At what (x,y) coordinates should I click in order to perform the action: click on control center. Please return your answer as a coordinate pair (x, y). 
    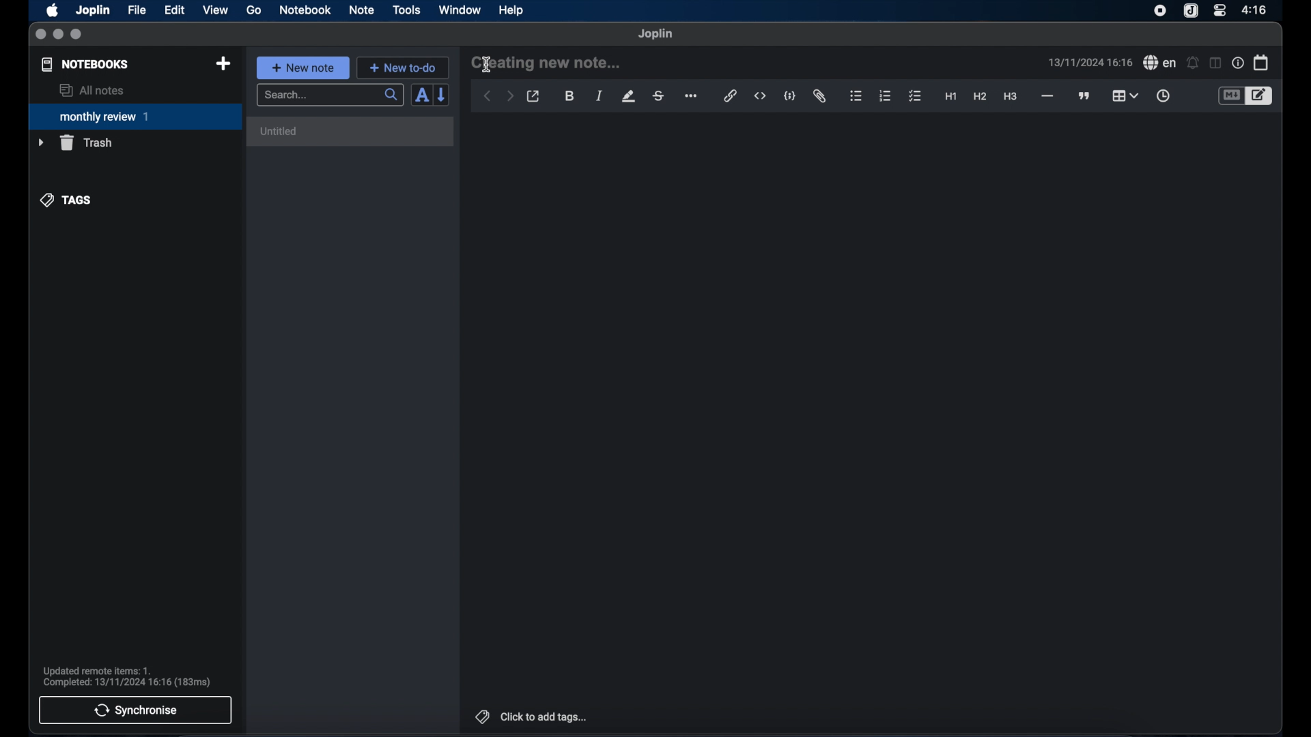
    Looking at the image, I should click on (1219, 10).